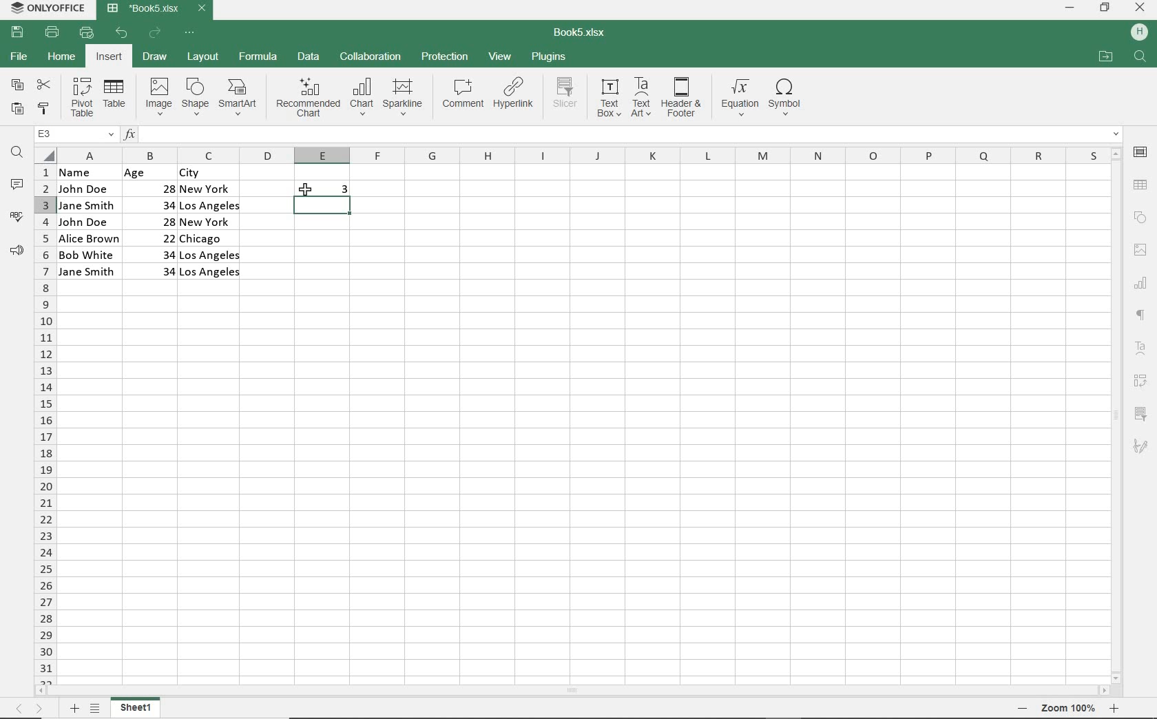 This screenshot has width=1157, height=719. I want to click on INPUT FUNCTION, so click(622, 132).